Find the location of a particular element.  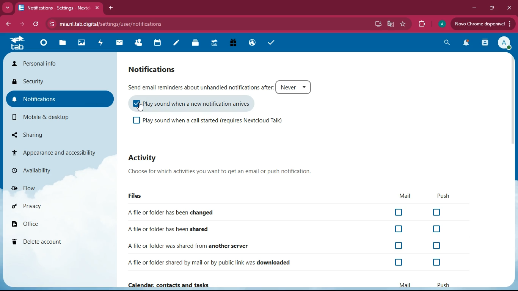

desktop is located at coordinates (376, 24).